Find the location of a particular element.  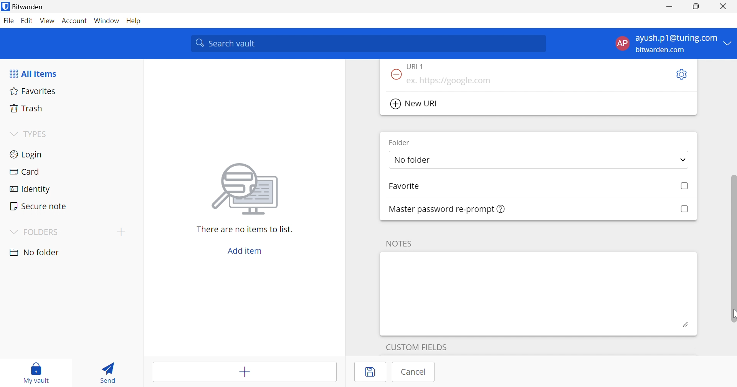

Account is located at coordinates (75, 22).